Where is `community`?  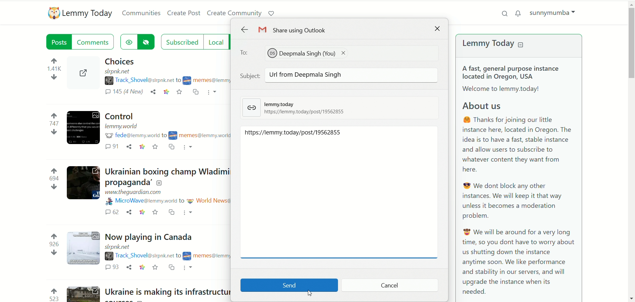 community is located at coordinates (199, 134).